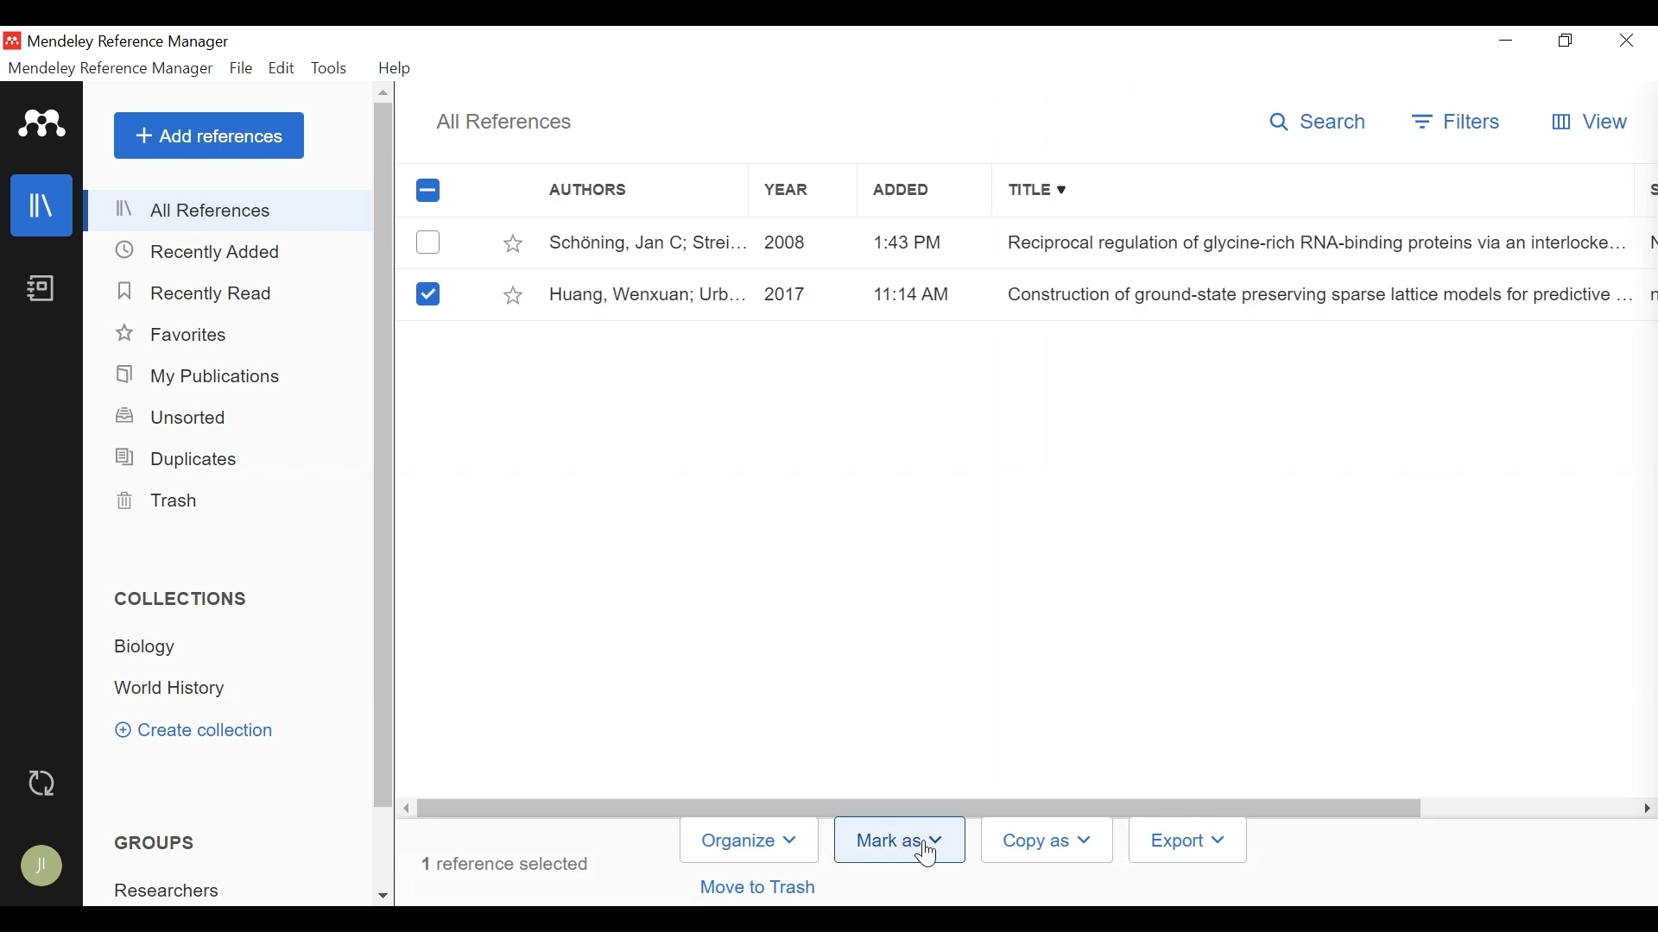 The width and height of the screenshot is (1658, 932). What do you see at coordinates (186, 598) in the screenshot?
I see `Collection` at bounding box center [186, 598].